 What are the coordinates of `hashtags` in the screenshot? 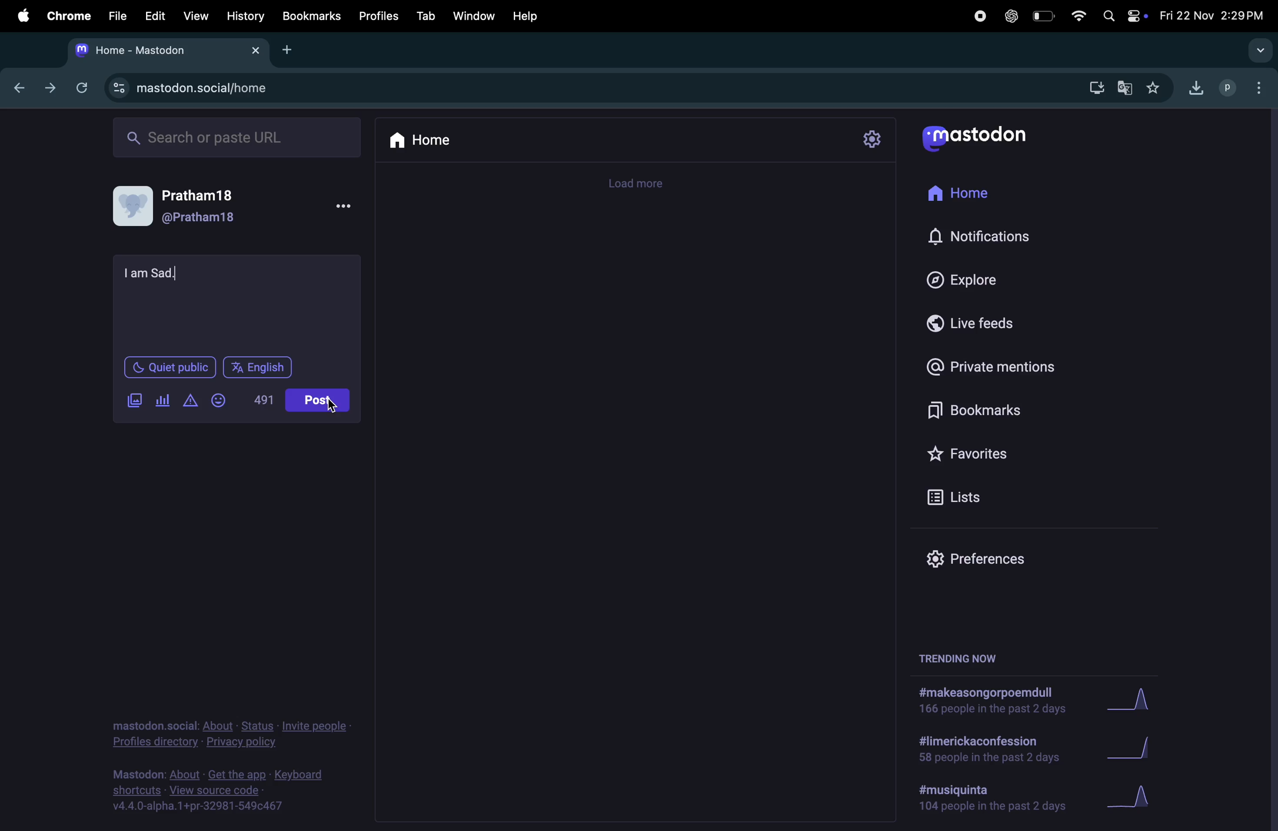 It's located at (994, 801).